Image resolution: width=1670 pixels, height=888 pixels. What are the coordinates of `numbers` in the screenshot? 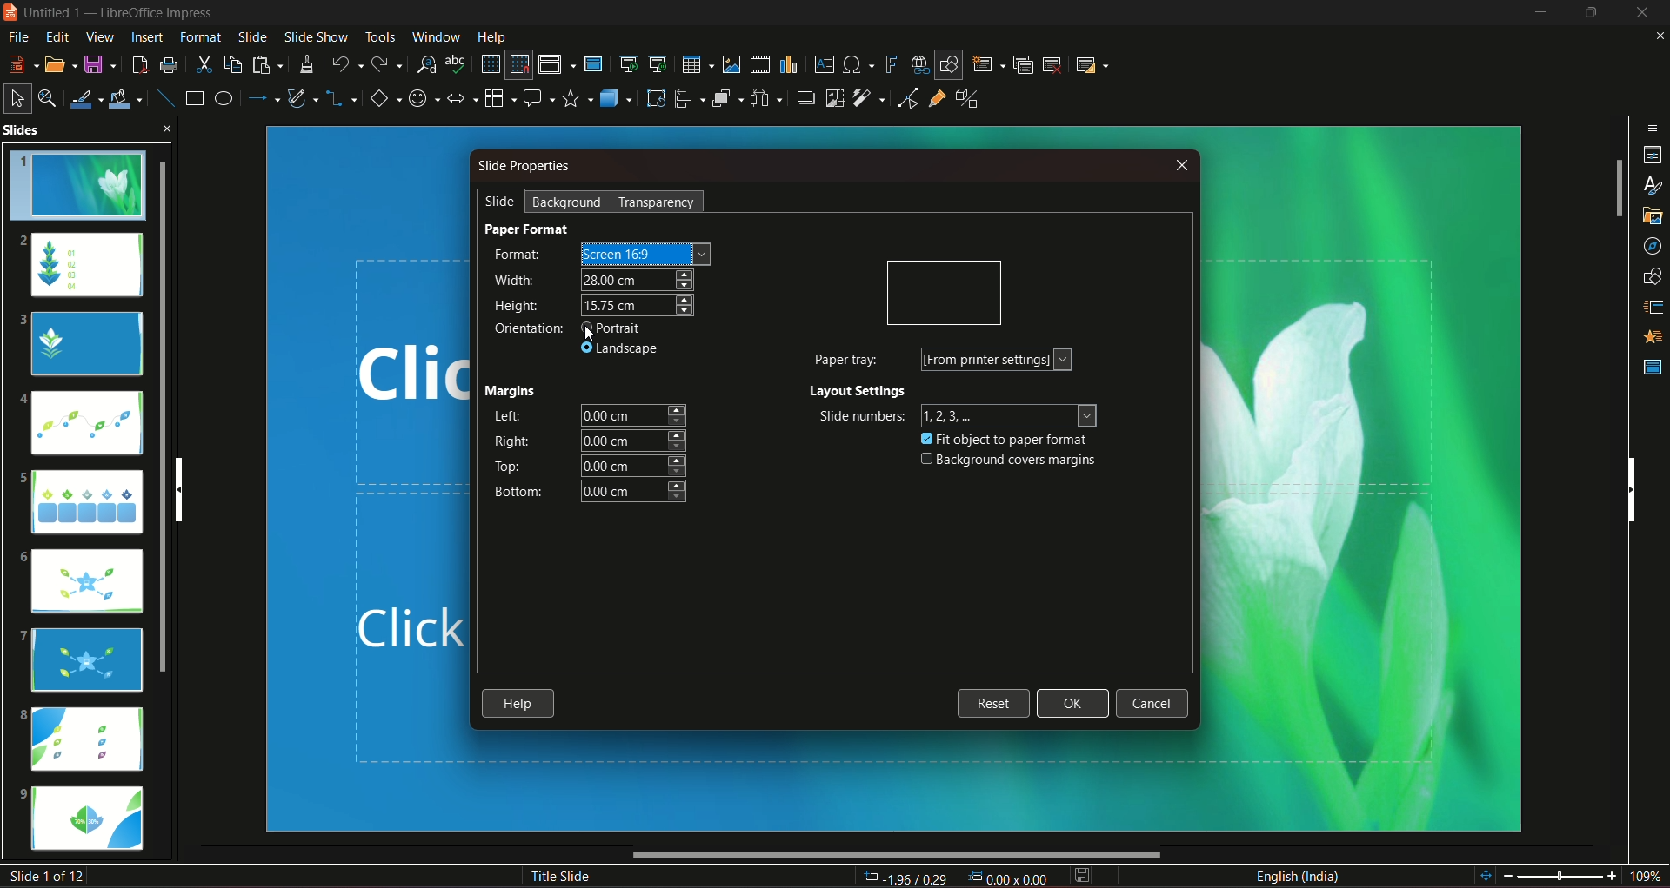 It's located at (1012, 414).